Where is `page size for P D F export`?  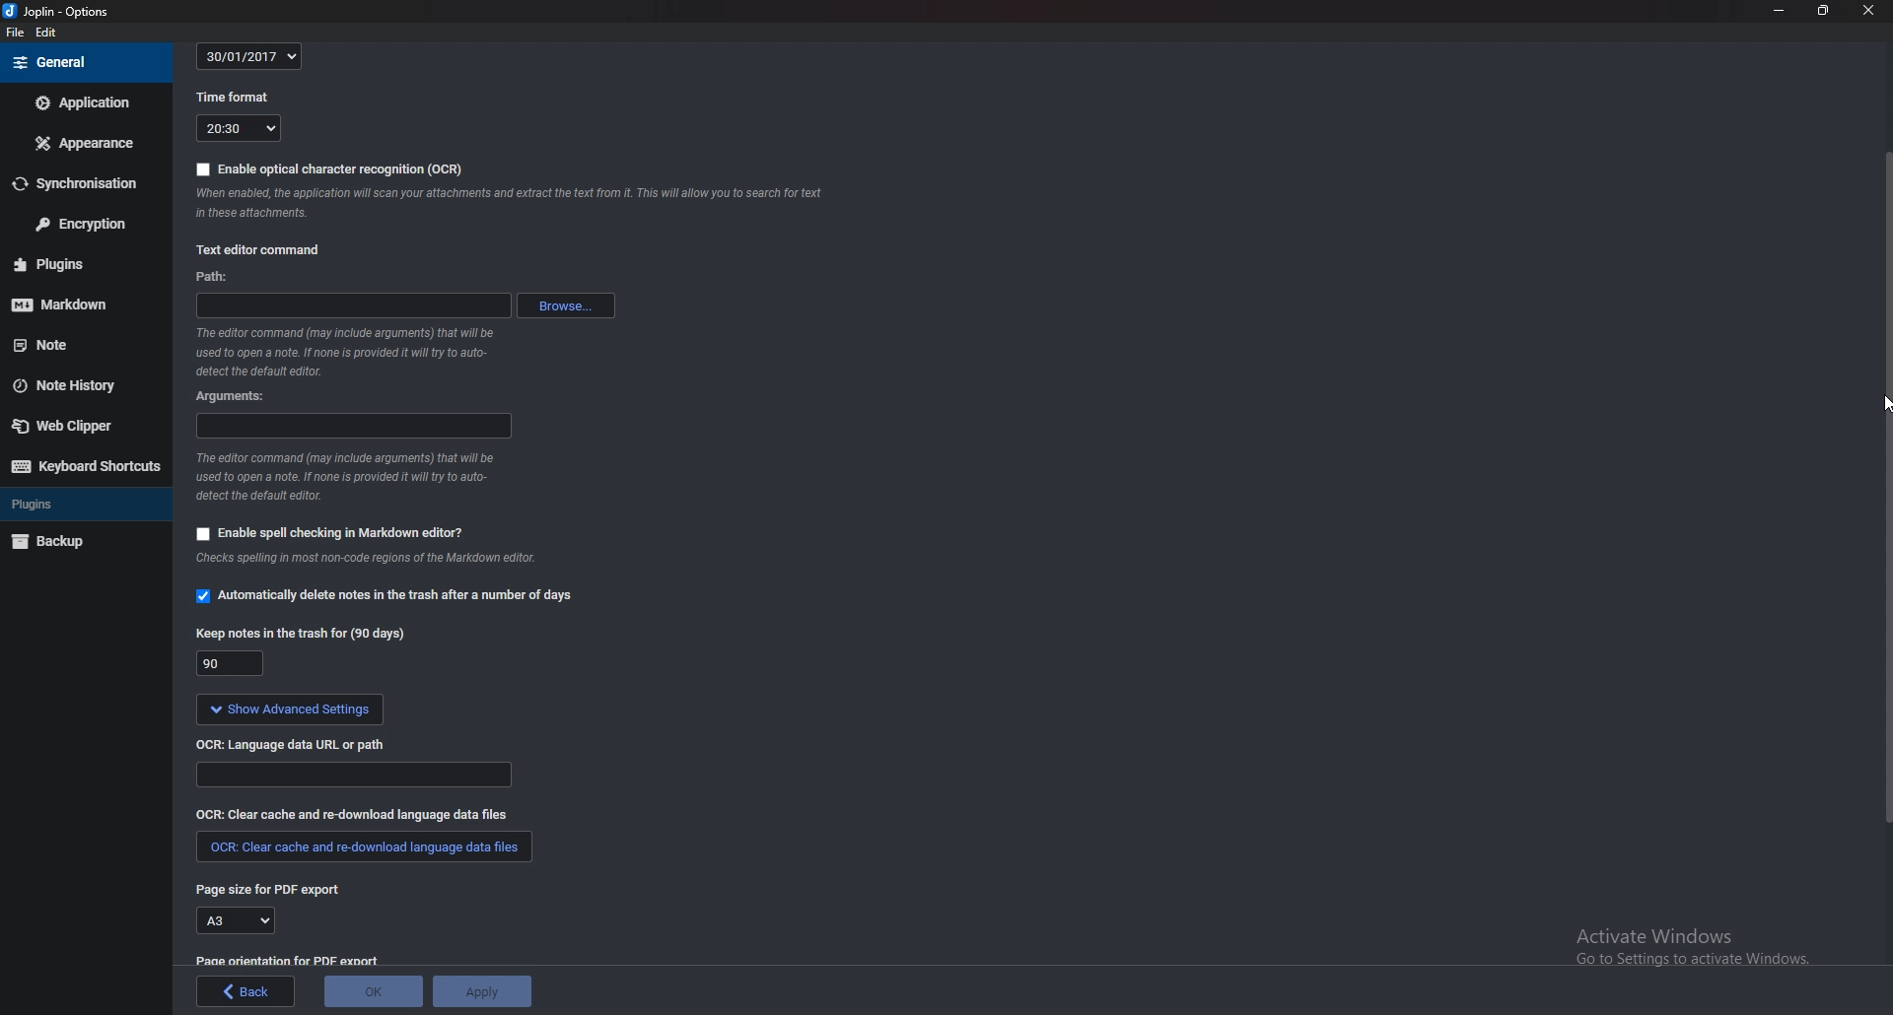
page size for P D F export is located at coordinates (269, 889).